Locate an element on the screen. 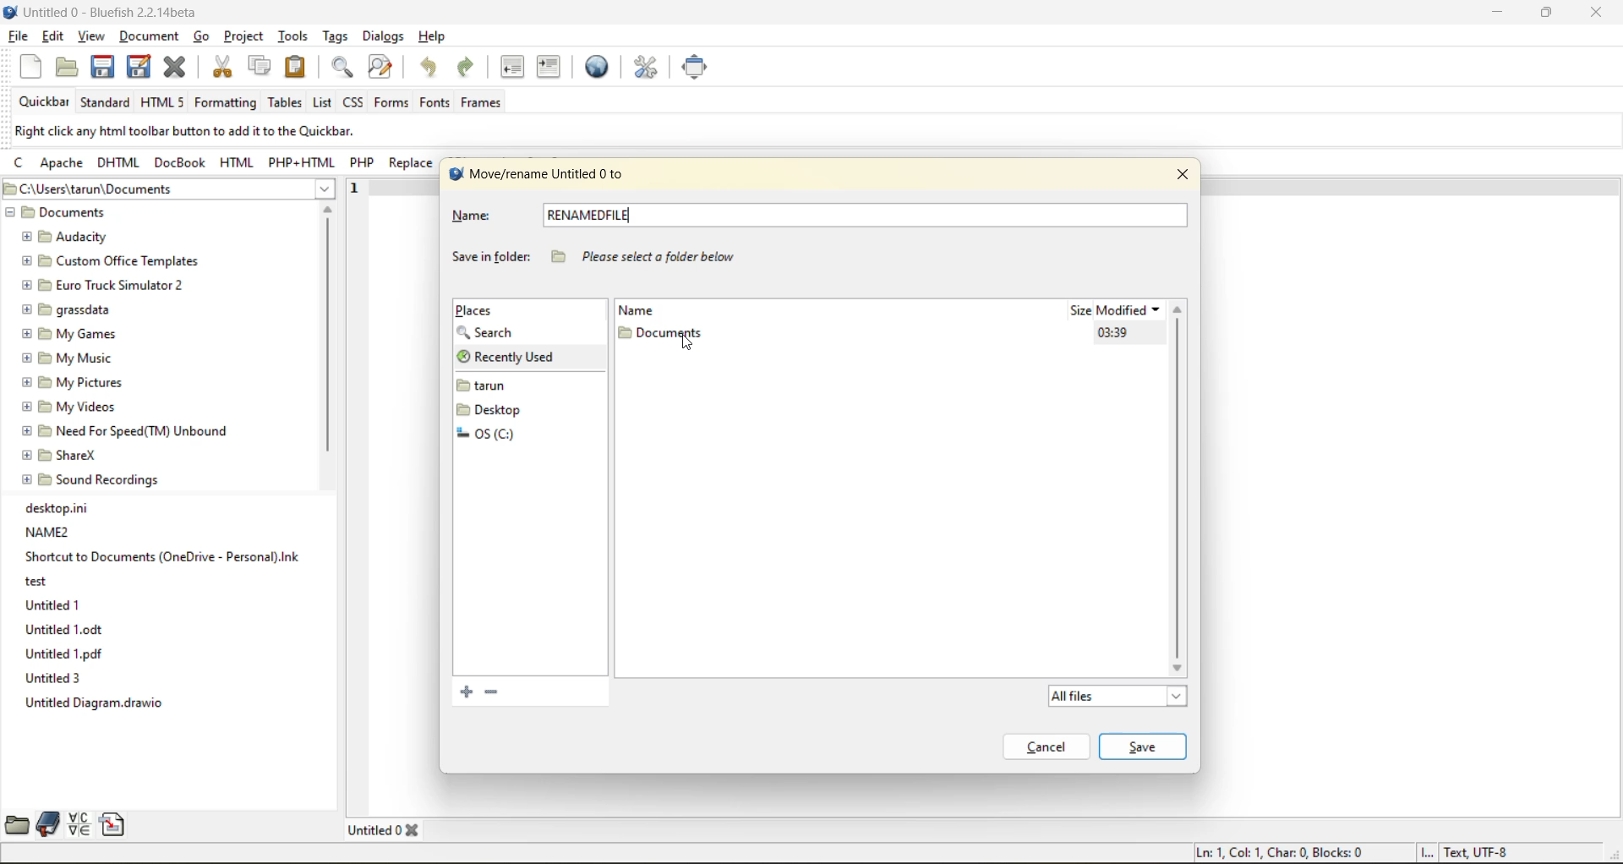 Image resolution: width=1623 pixels, height=864 pixels. close is located at coordinates (1181, 178).